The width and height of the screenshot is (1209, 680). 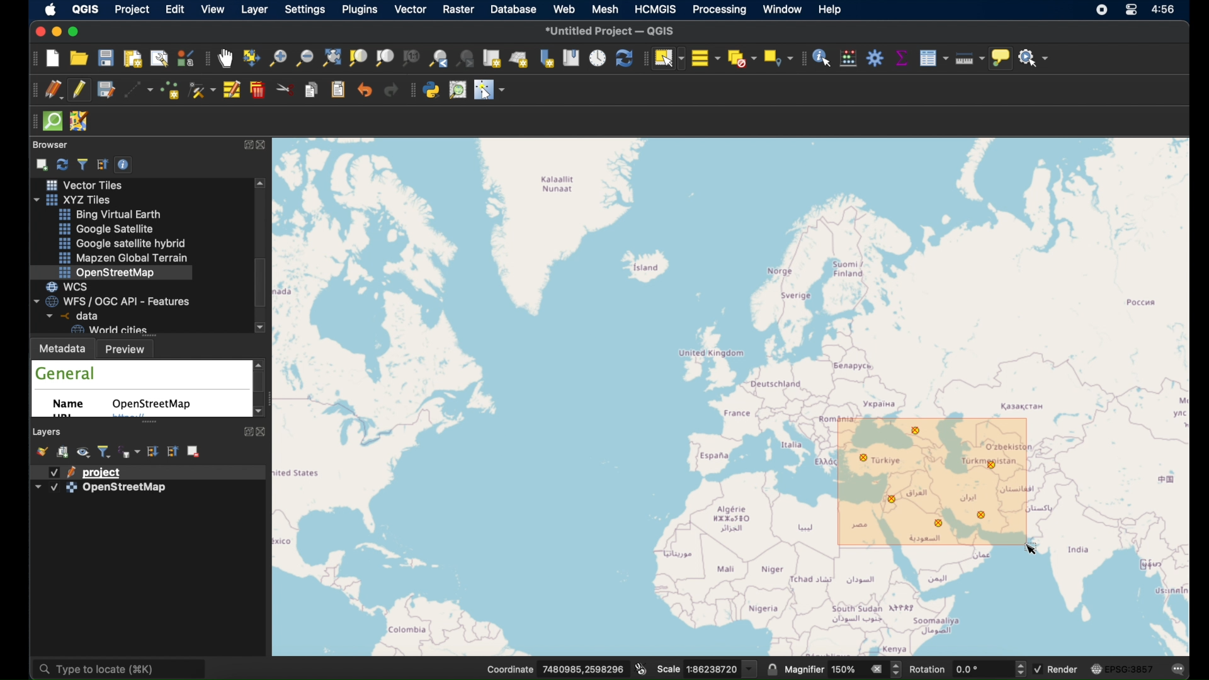 What do you see at coordinates (78, 200) in the screenshot?
I see `xyzzy tiles` at bounding box center [78, 200].